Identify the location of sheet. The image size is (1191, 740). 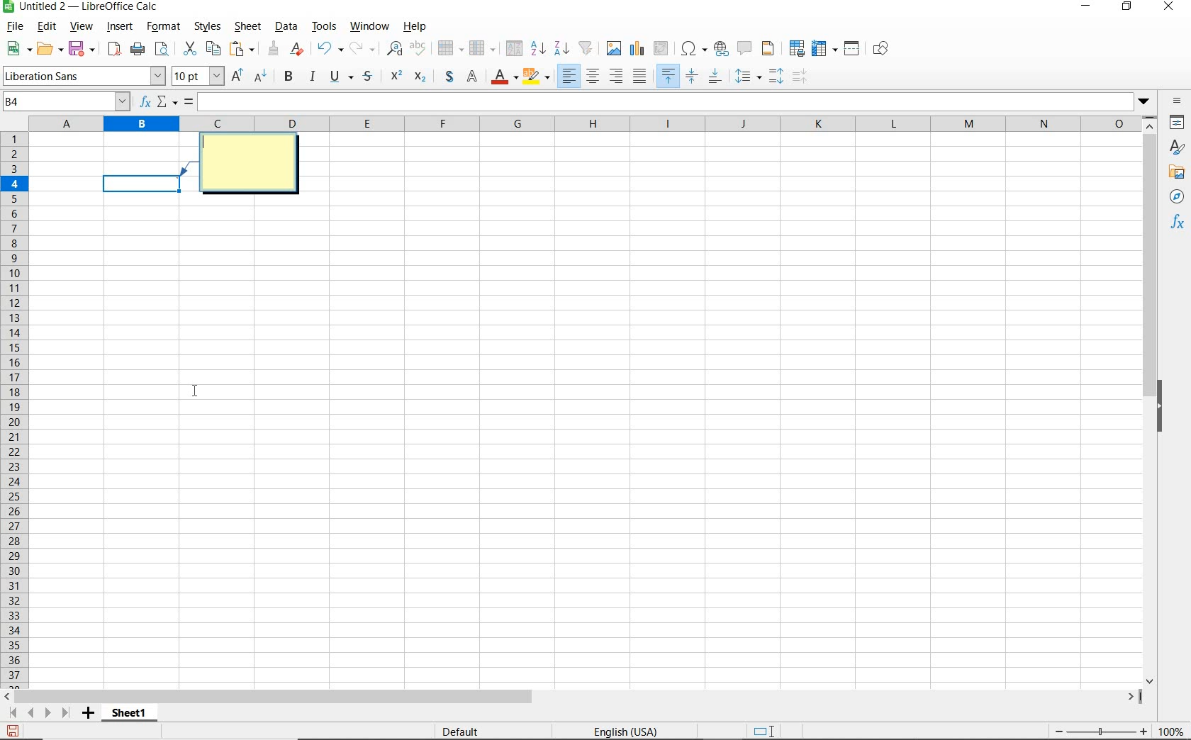
(250, 27).